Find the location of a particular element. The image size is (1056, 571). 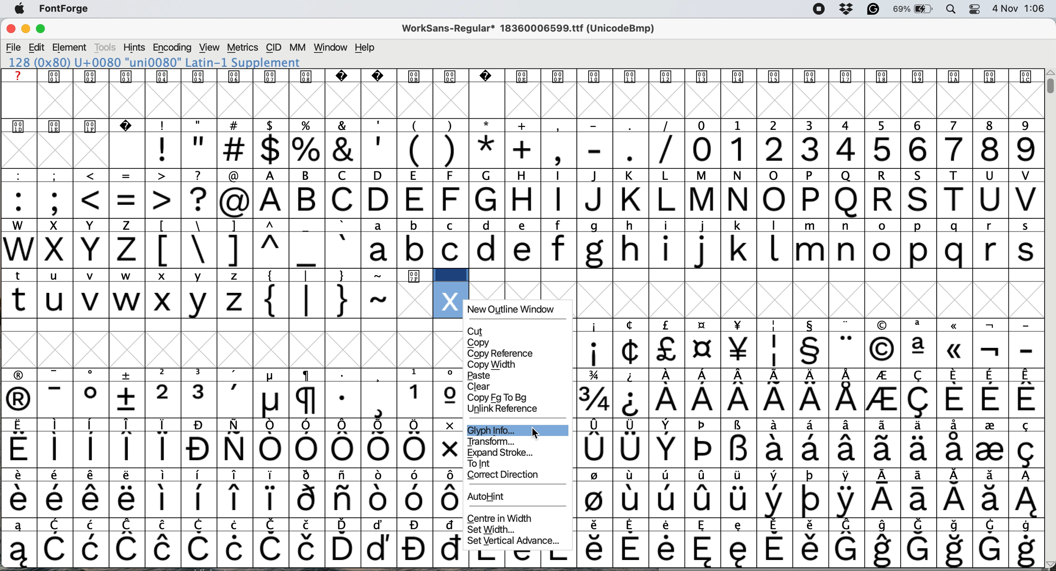

special characters and text is located at coordinates (526, 125).